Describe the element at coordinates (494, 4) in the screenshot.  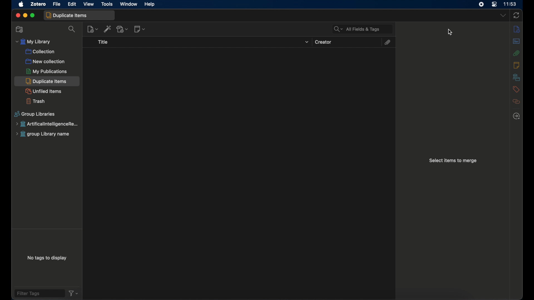
I see `control center` at that location.